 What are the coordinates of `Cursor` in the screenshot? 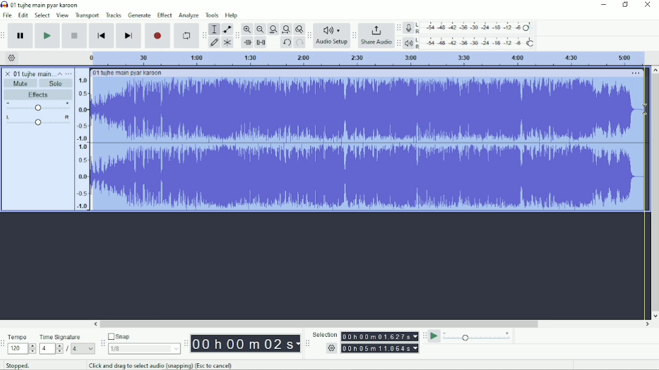 It's located at (645, 110).